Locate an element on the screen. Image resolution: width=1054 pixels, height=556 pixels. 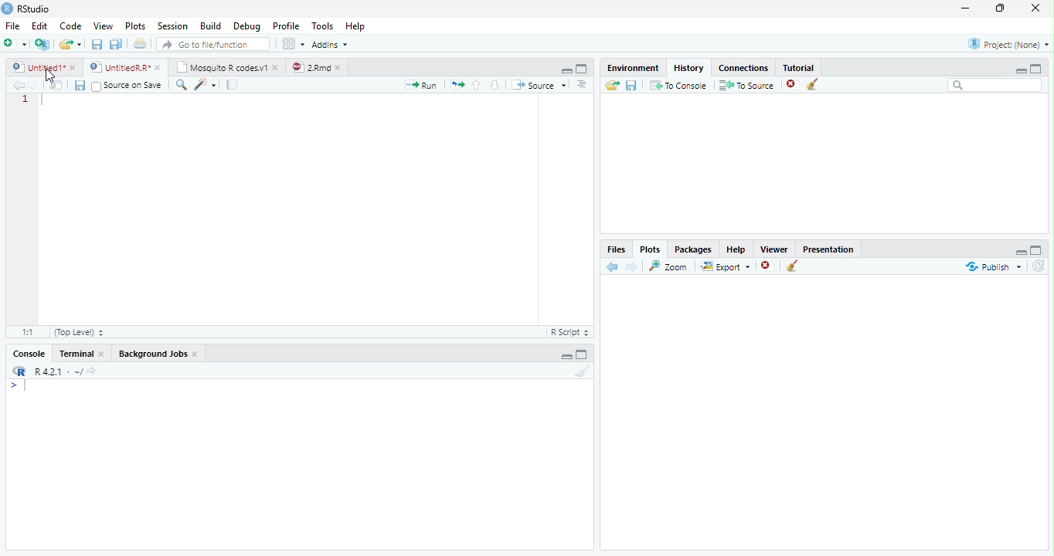
Tools is located at coordinates (321, 26).